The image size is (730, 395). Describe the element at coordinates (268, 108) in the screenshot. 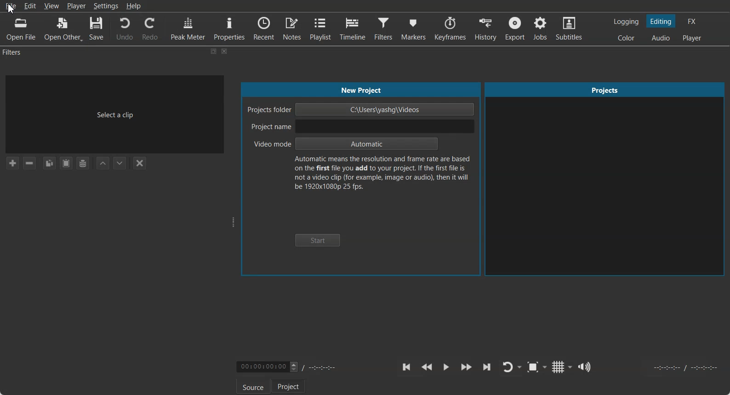

I see `Project folder` at that location.